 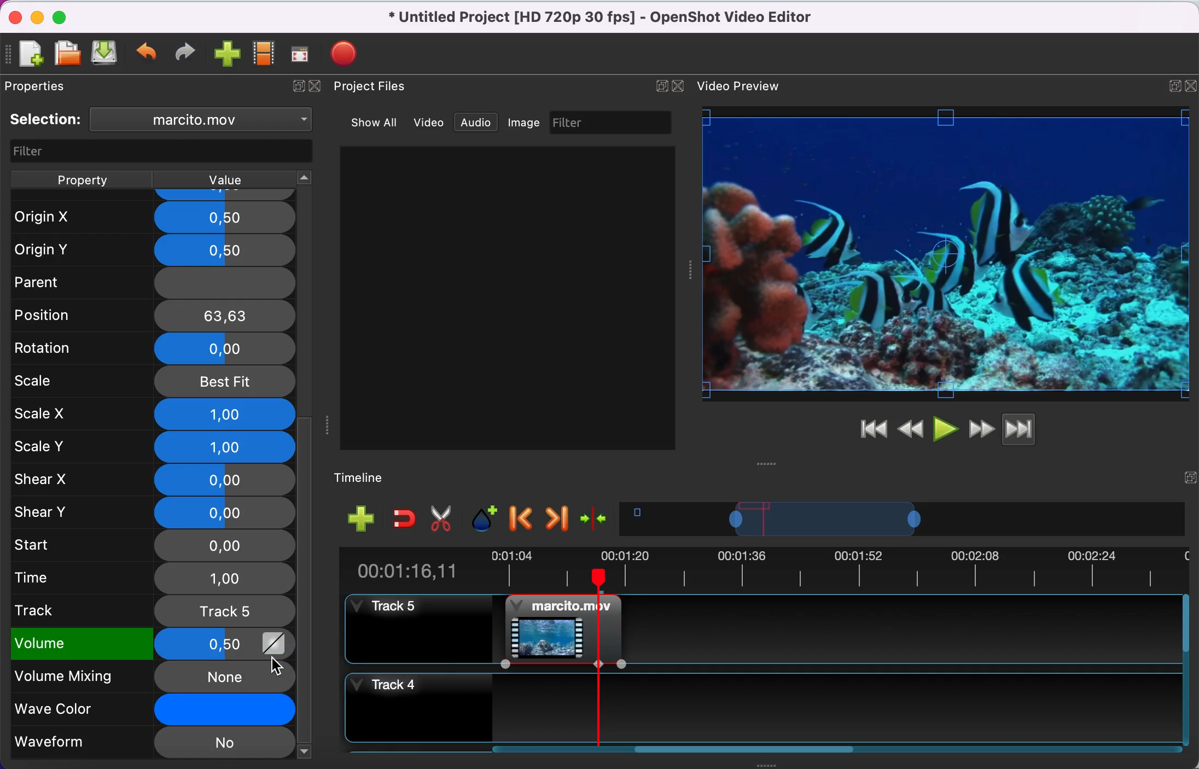 What do you see at coordinates (134, 709) in the screenshot?
I see `wave color` at bounding box center [134, 709].